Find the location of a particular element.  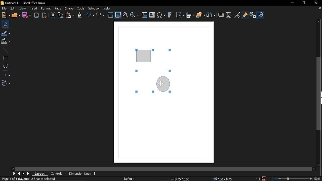

Selected diagram is located at coordinates (149, 68).